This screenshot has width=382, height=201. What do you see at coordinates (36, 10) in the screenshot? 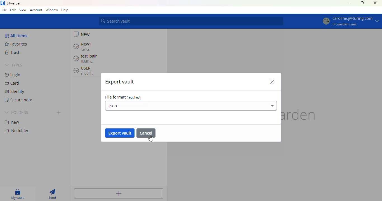
I see `account` at bounding box center [36, 10].